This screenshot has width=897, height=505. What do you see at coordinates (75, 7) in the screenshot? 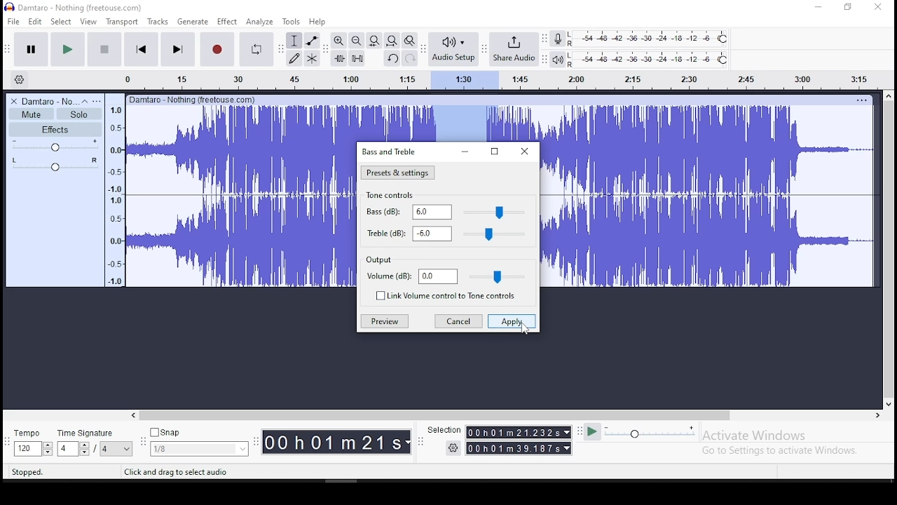
I see `) Damtaro - Nothing (freetouse.com)` at bounding box center [75, 7].